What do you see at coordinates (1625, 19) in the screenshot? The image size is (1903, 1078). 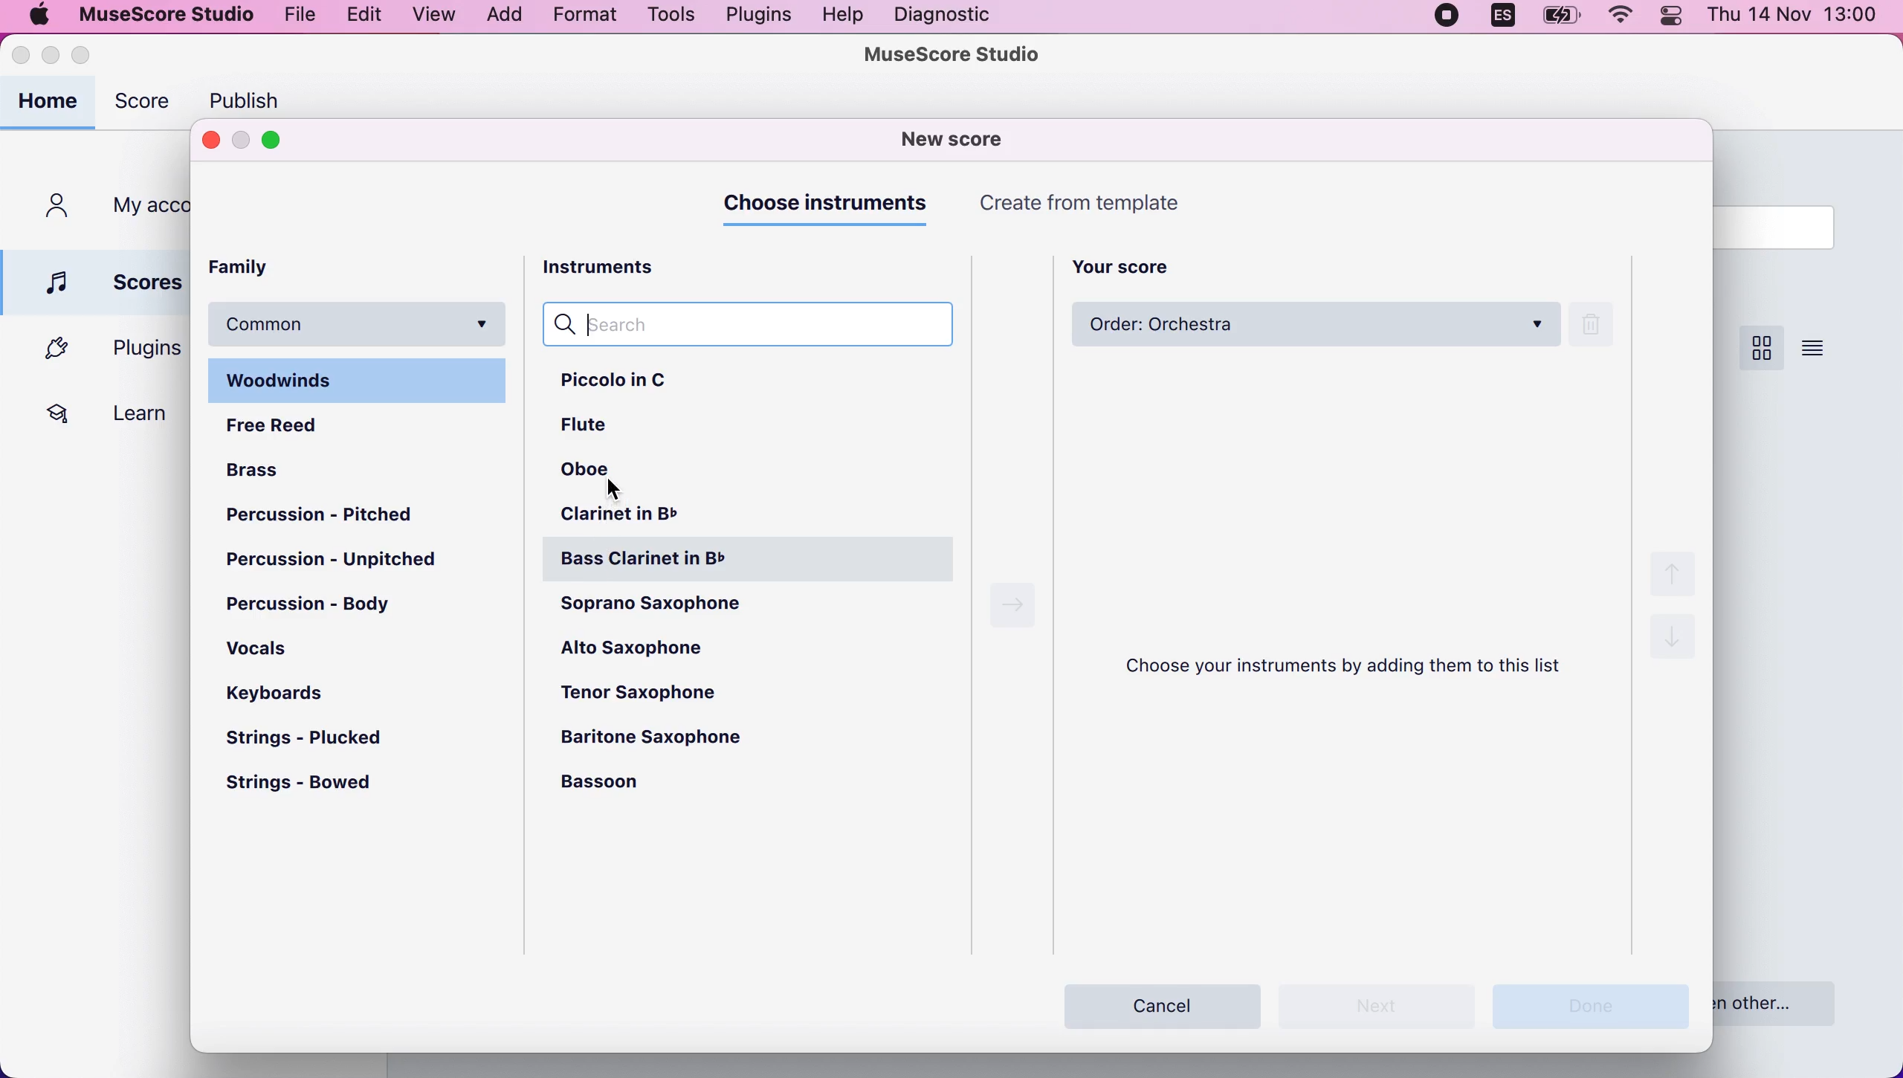 I see `wifi` at bounding box center [1625, 19].